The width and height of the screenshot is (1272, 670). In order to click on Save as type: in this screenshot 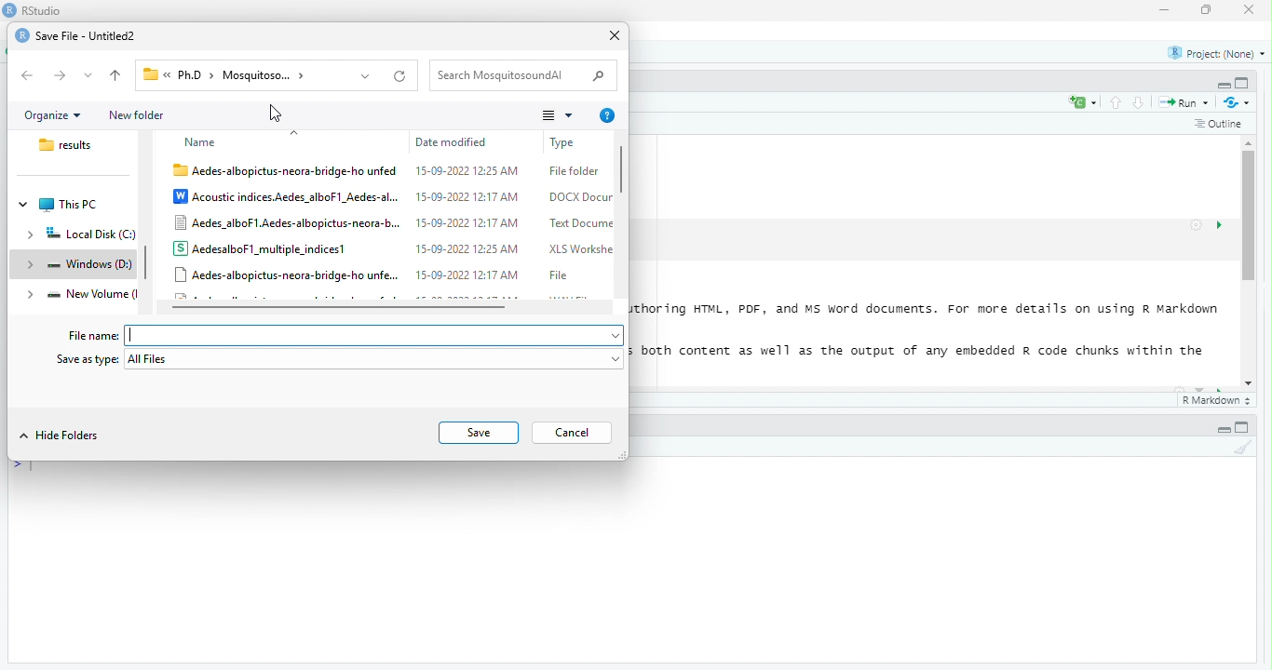, I will do `click(88, 359)`.